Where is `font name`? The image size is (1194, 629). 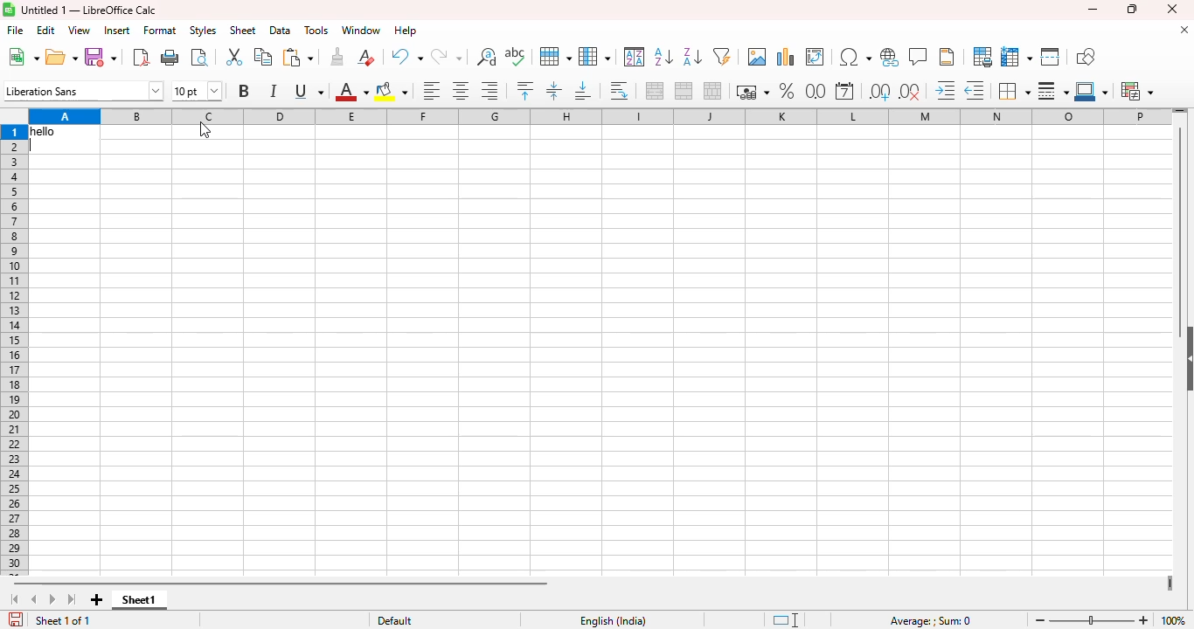 font name is located at coordinates (83, 90).